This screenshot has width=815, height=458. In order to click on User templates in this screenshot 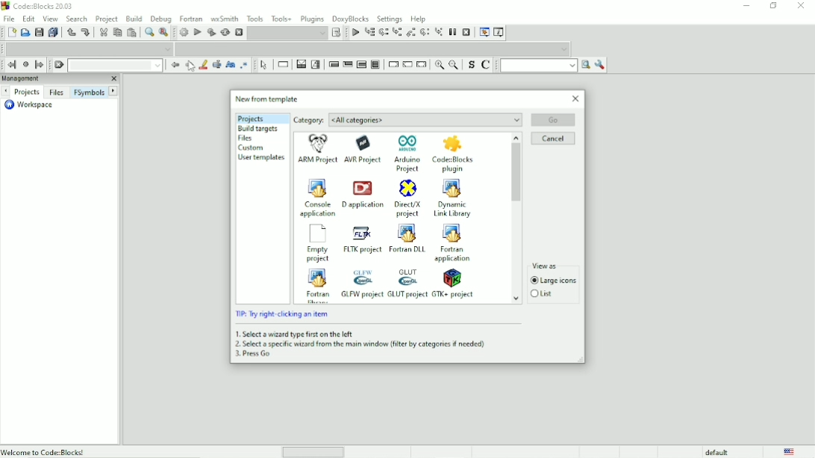, I will do `click(262, 158)`.